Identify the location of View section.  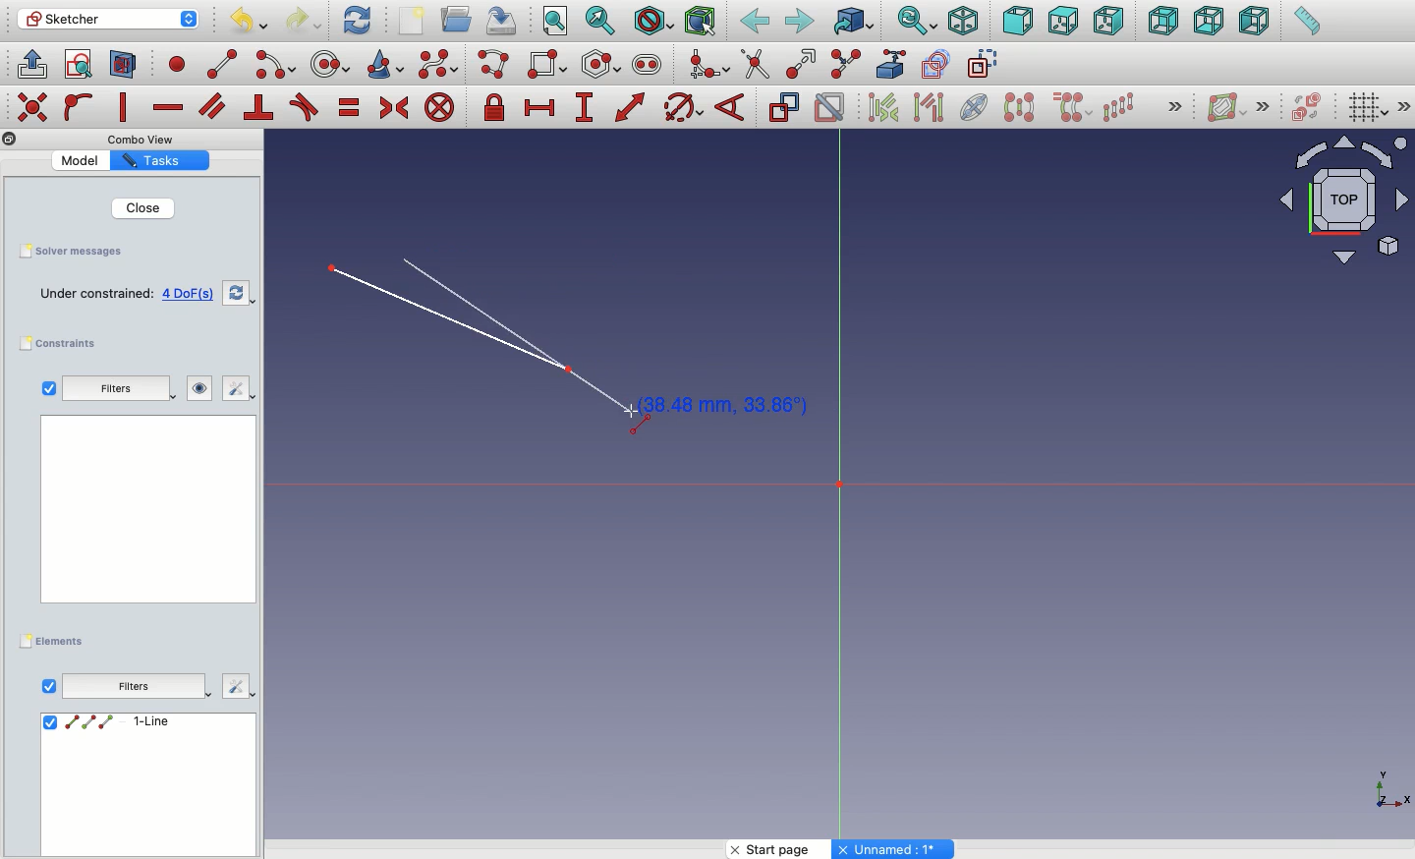
(123, 66).